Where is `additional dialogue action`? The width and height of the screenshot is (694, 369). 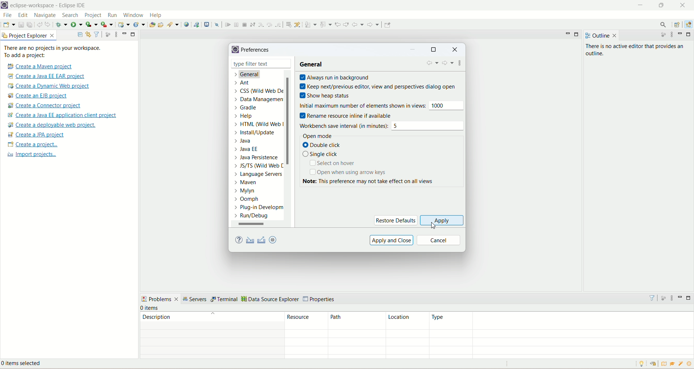 additional dialogue action is located at coordinates (460, 64).